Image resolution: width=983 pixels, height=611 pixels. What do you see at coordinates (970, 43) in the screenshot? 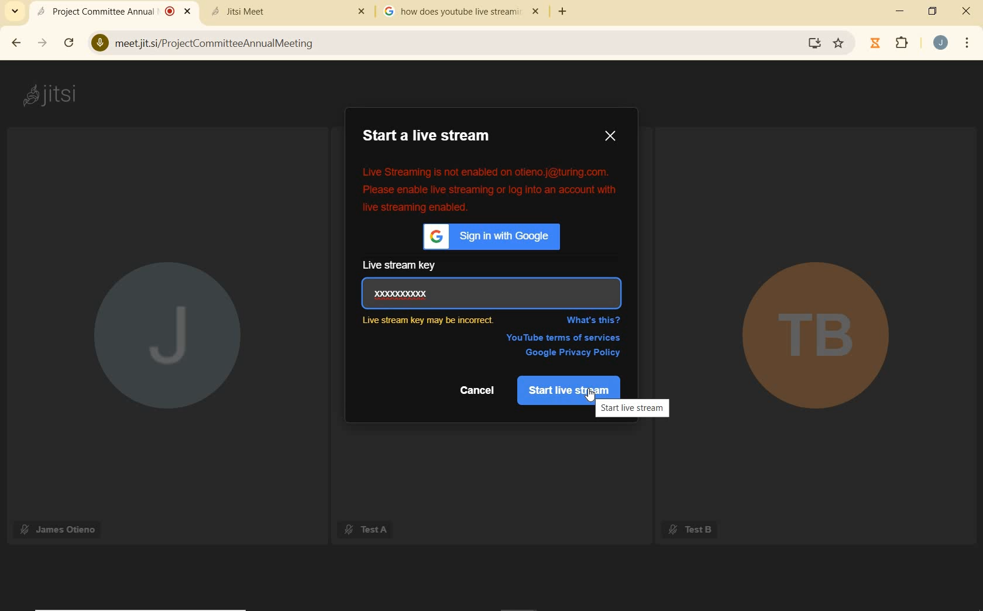
I see `customize google chrome` at bounding box center [970, 43].